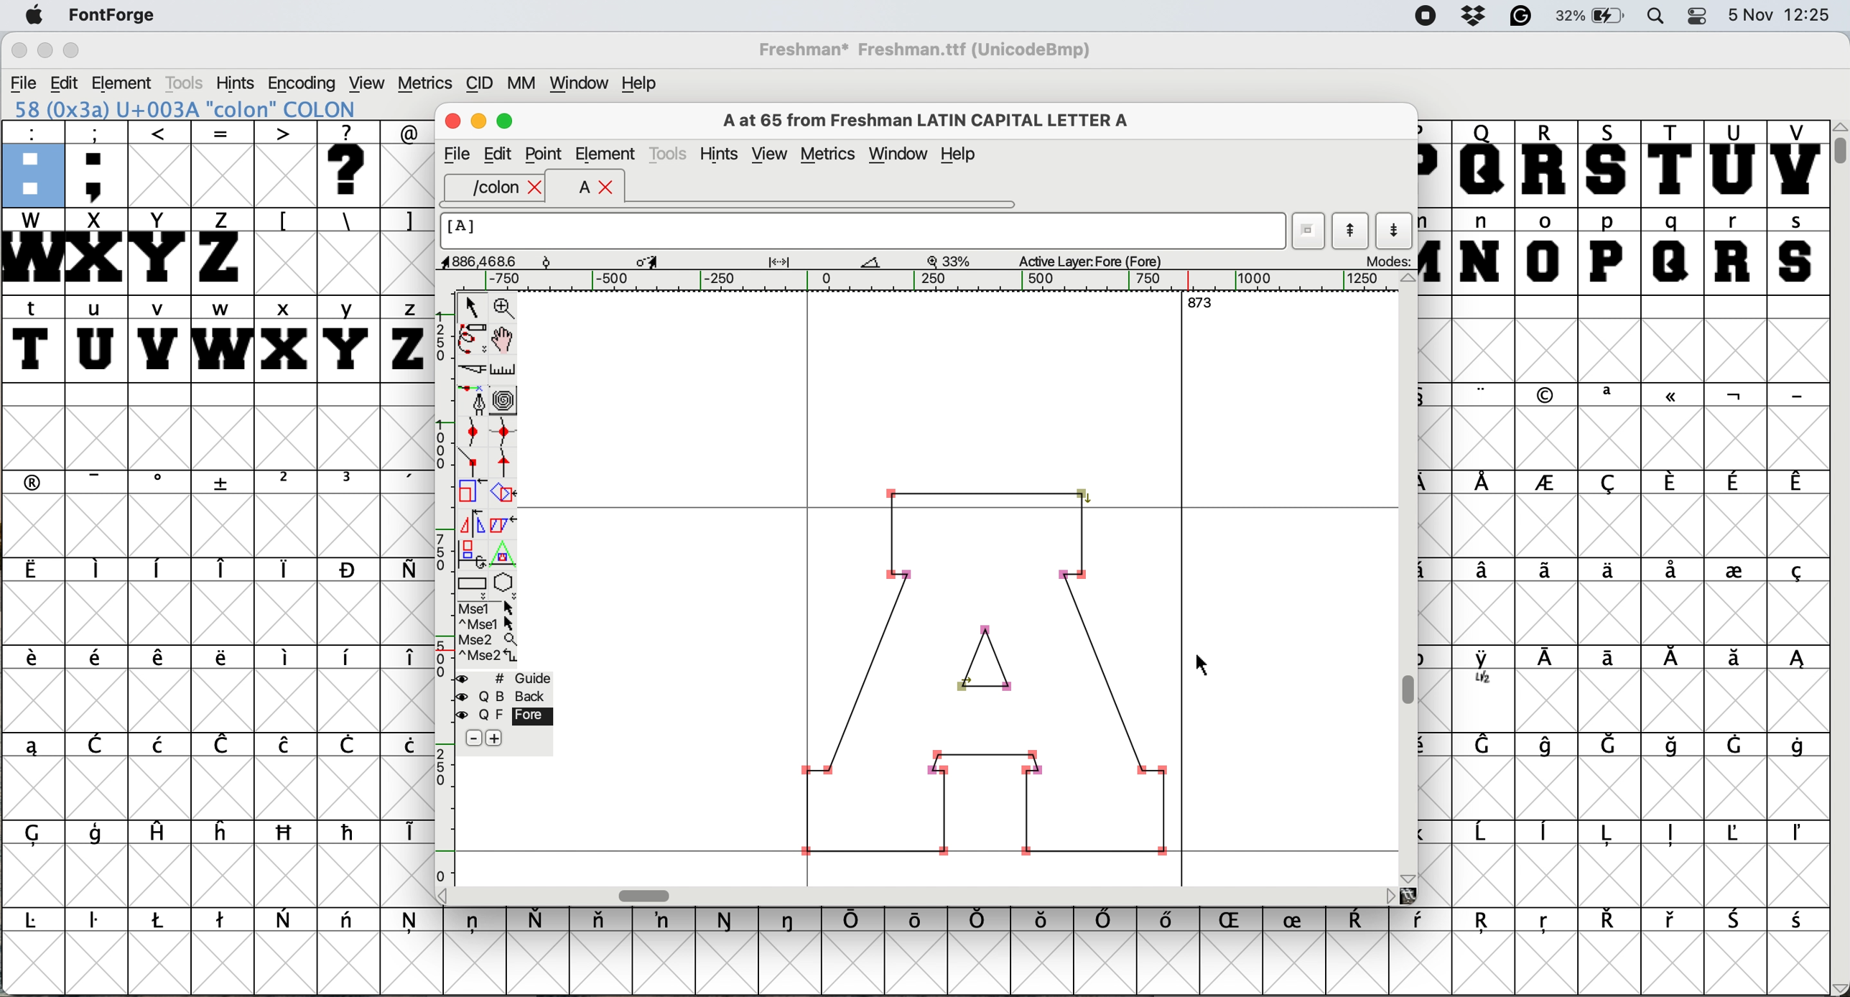 This screenshot has height=997, width=1850. What do you see at coordinates (1472, 17) in the screenshot?
I see `dropbox` at bounding box center [1472, 17].